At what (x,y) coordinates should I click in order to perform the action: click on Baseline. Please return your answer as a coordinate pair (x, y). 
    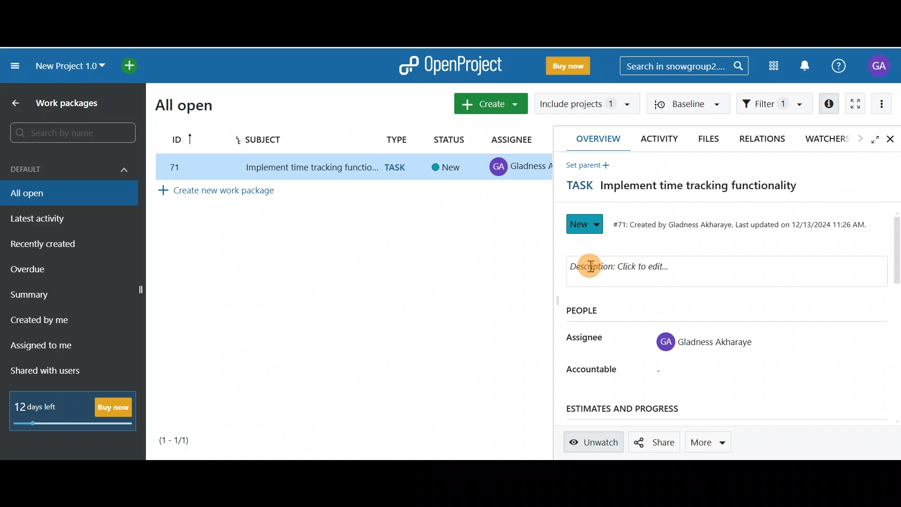
    Looking at the image, I should click on (692, 104).